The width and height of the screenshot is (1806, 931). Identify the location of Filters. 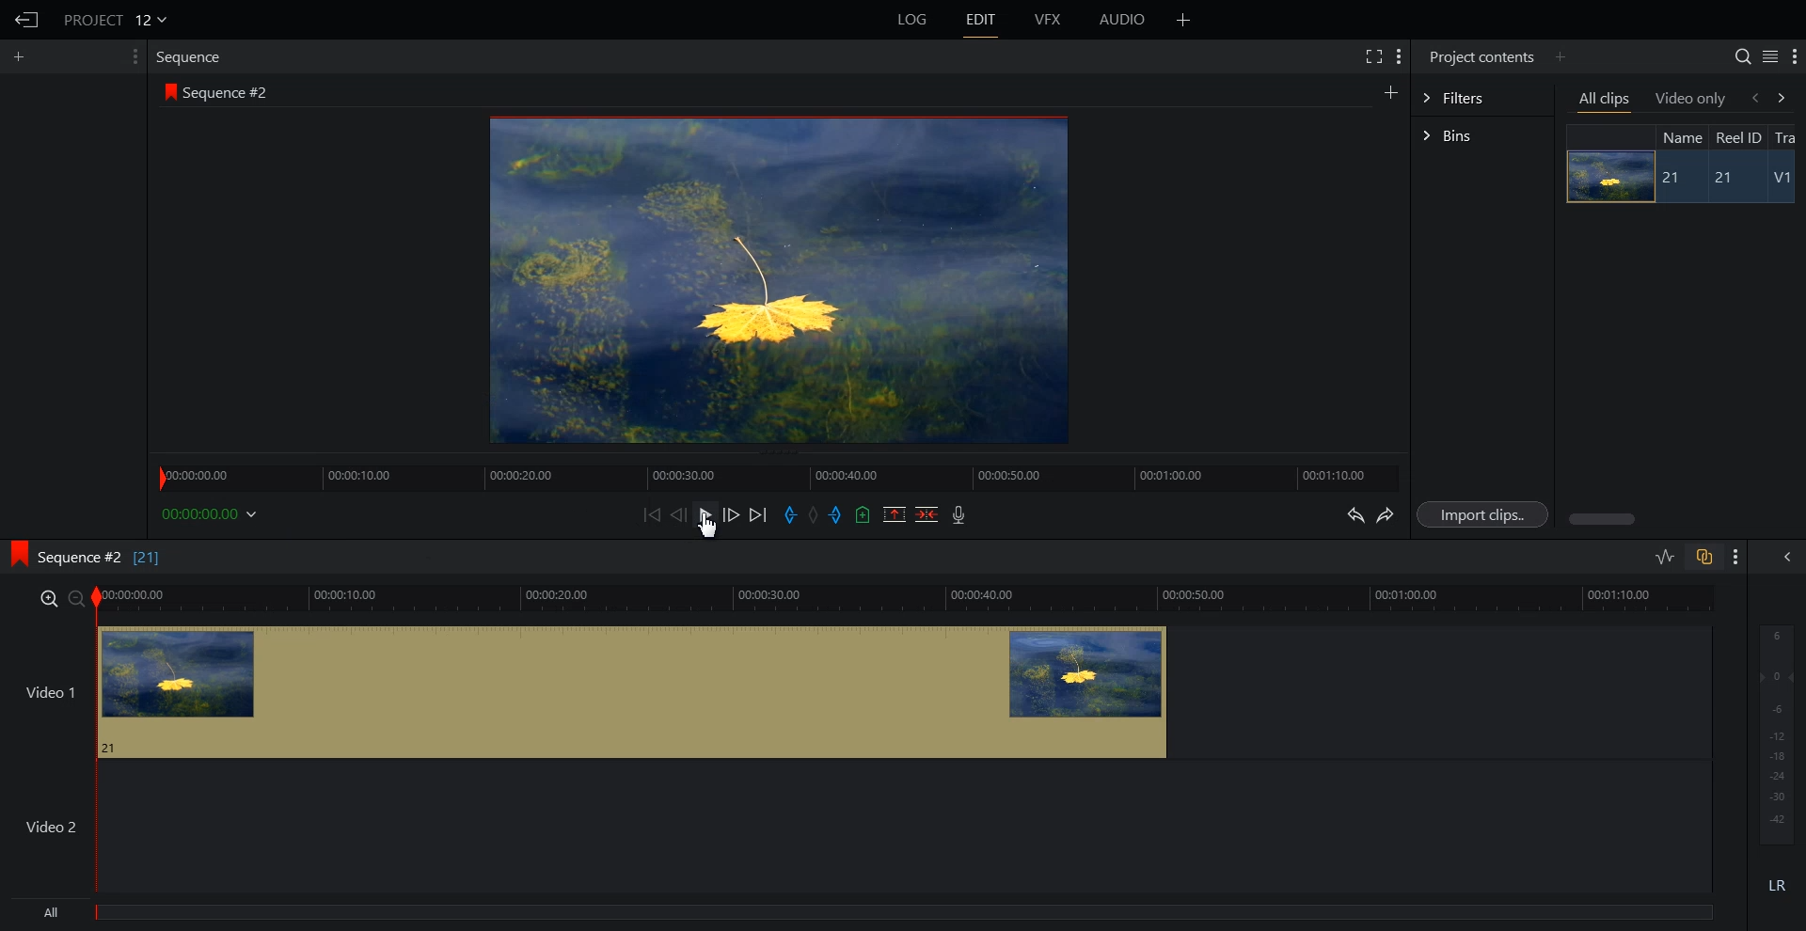
(1481, 96).